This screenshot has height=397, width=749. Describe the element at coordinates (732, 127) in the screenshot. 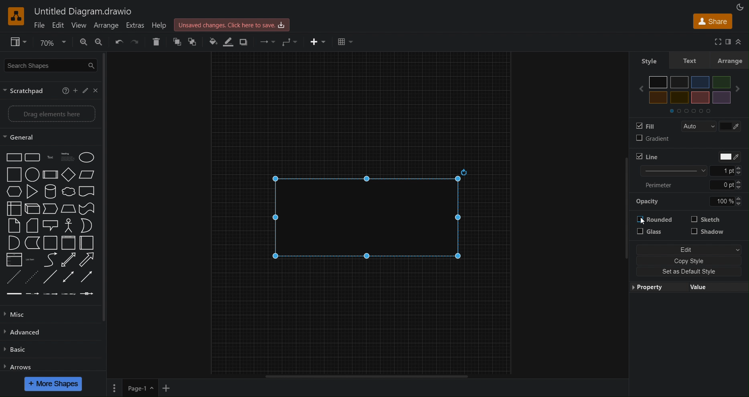

I see `Grid Color` at that location.